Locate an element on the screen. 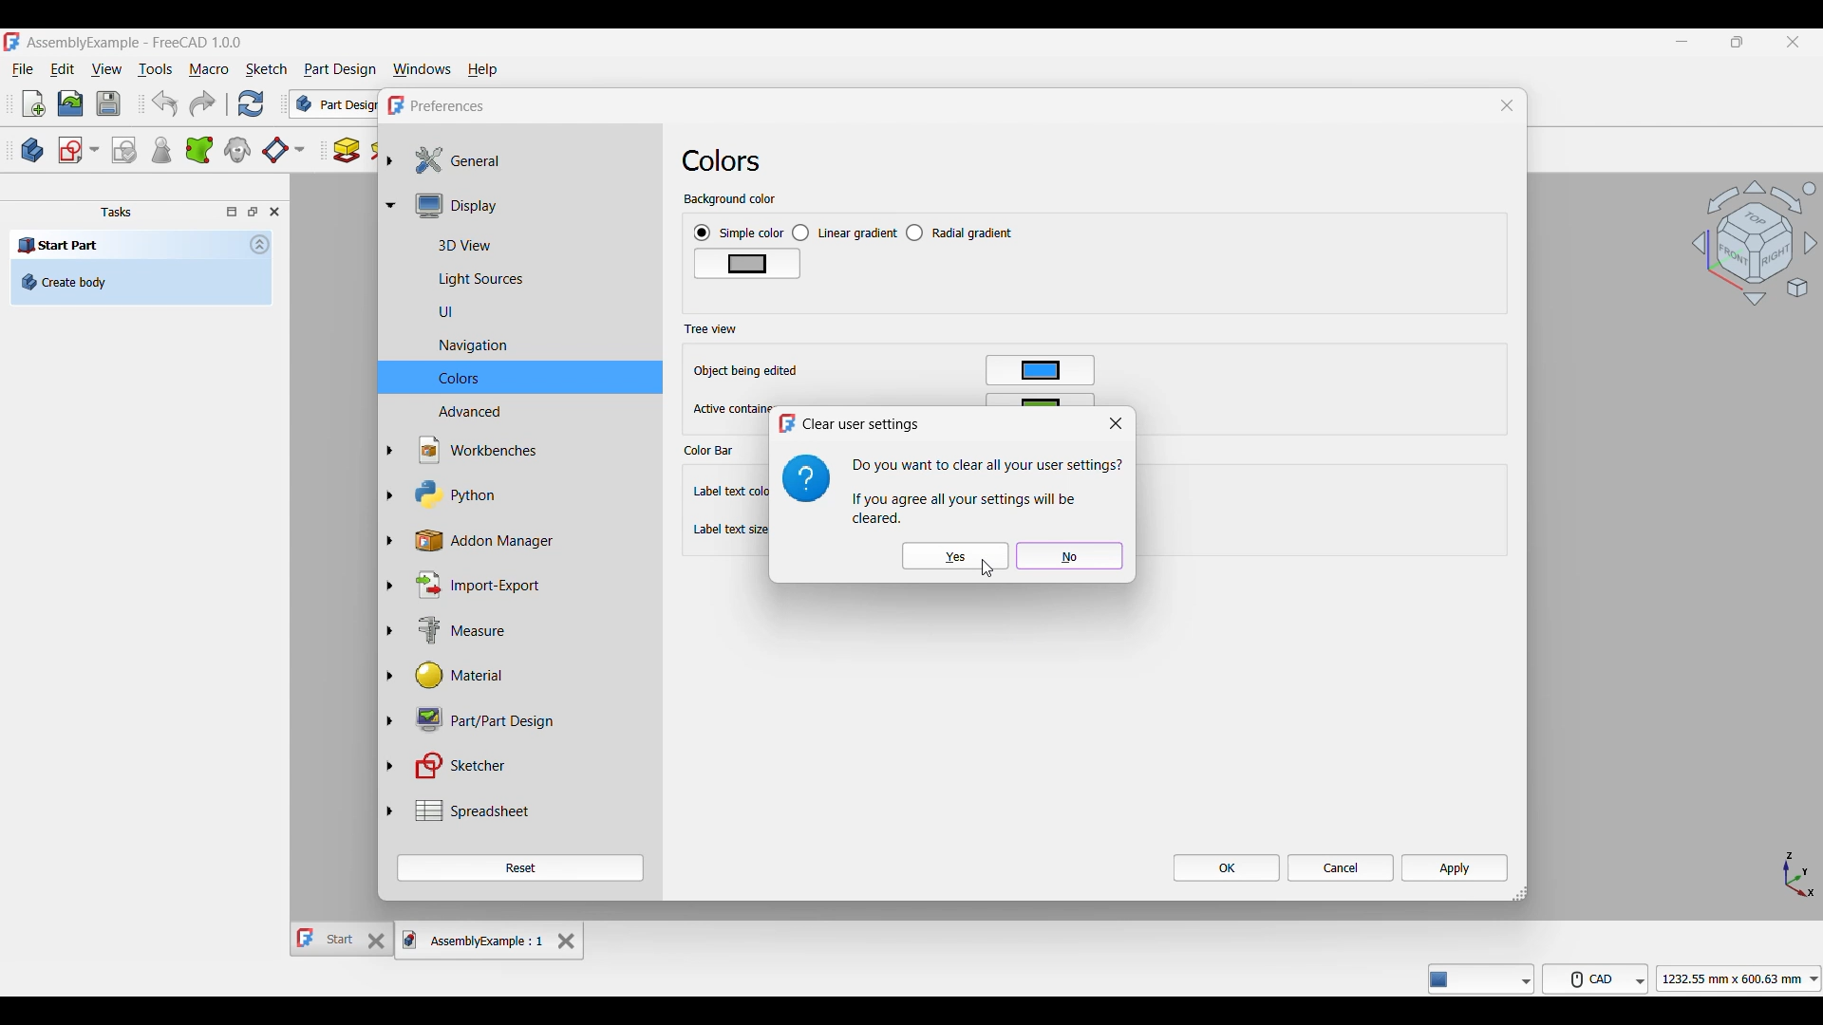 This screenshot has width=1823, height=1025. Advanced is located at coordinates (446, 412).